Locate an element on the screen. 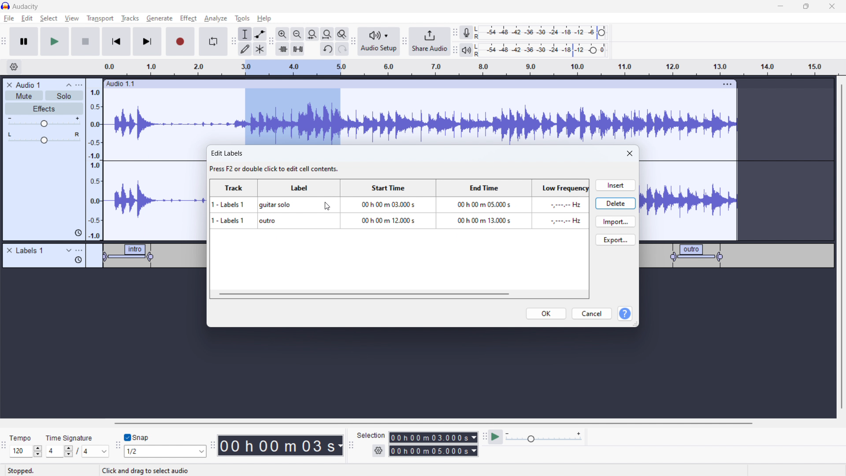  delete is located at coordinates (616, 203).